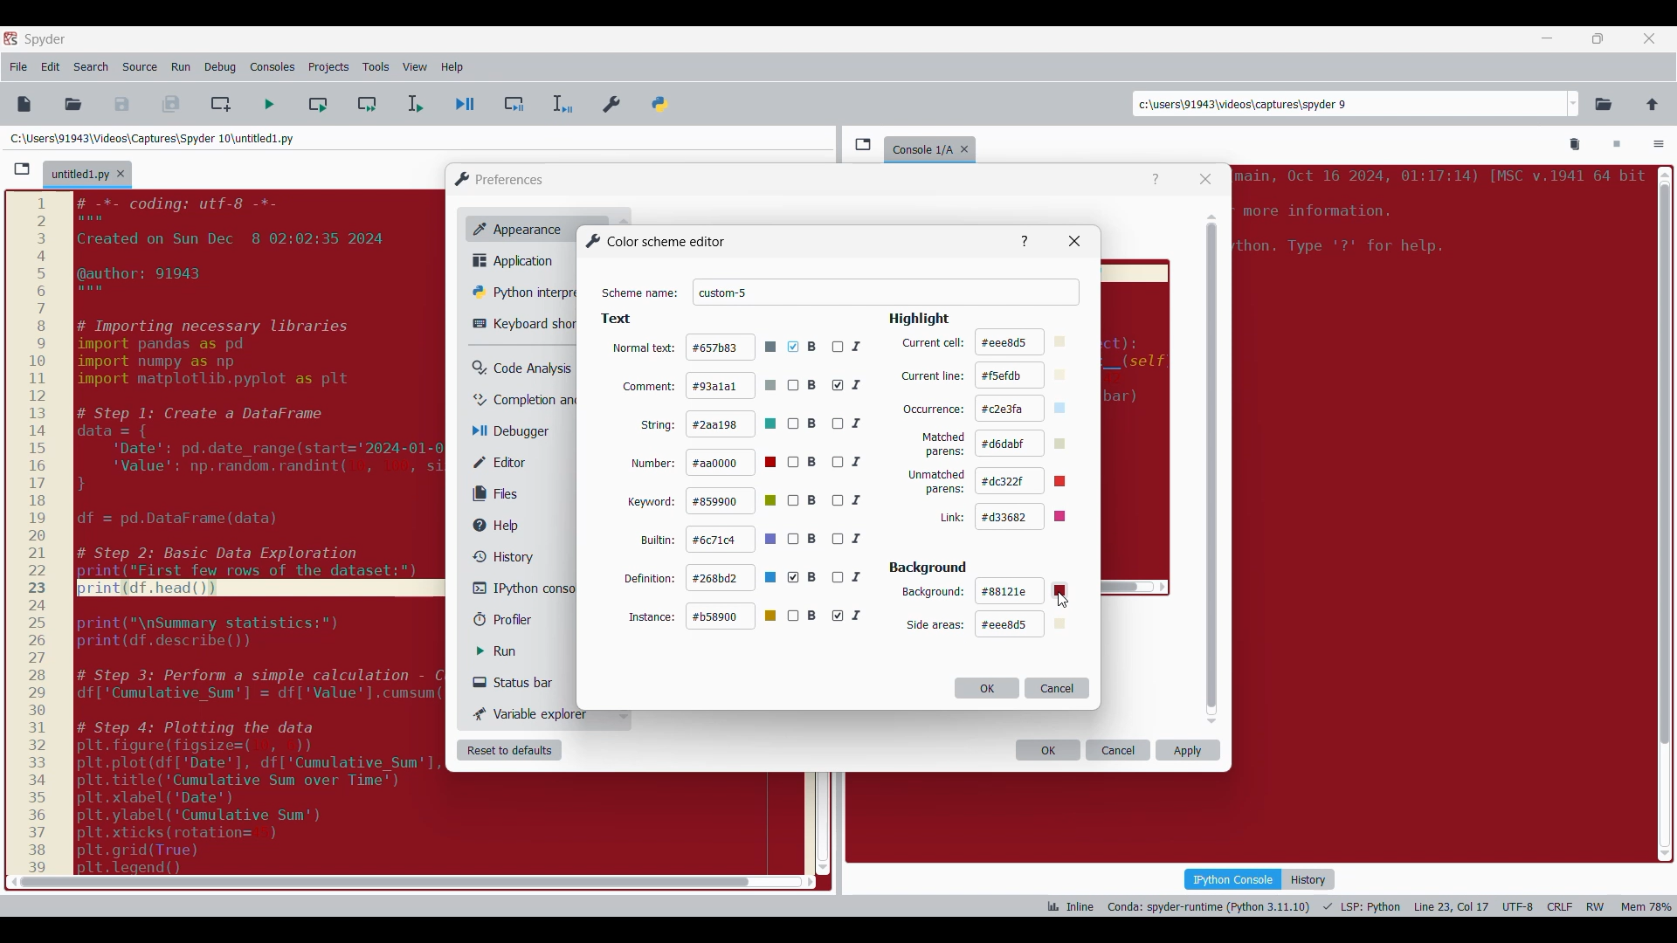  Describe the element at coordinates (1048, 750) in the screenshot. I see `OK` at that location.